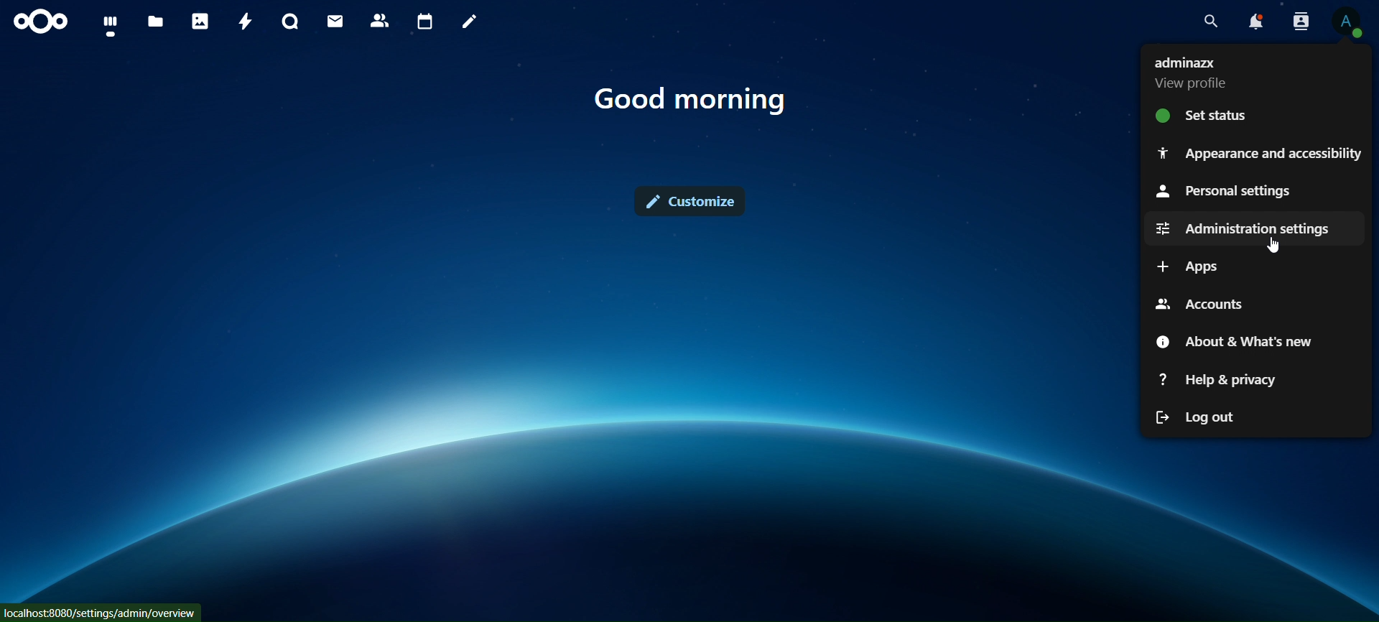 Image resolution: width=1379 pixels, height=622 pixels. Describe the element at coordinates (1207, 305) in the screenshot. I see `accounts` at that location.